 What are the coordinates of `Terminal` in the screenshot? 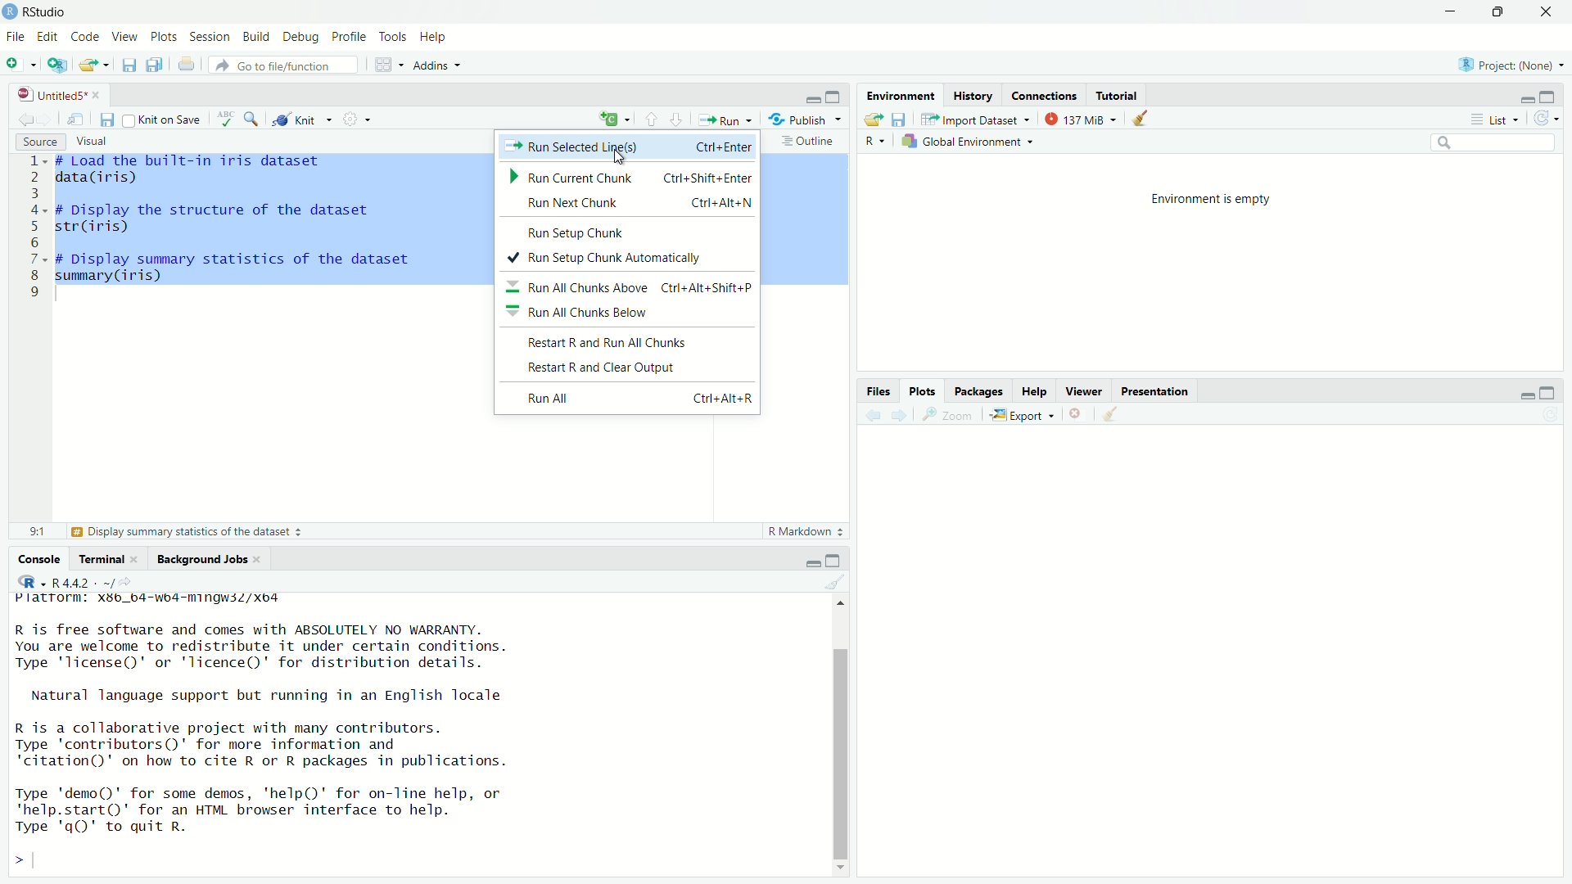 It's located at (111, 559).